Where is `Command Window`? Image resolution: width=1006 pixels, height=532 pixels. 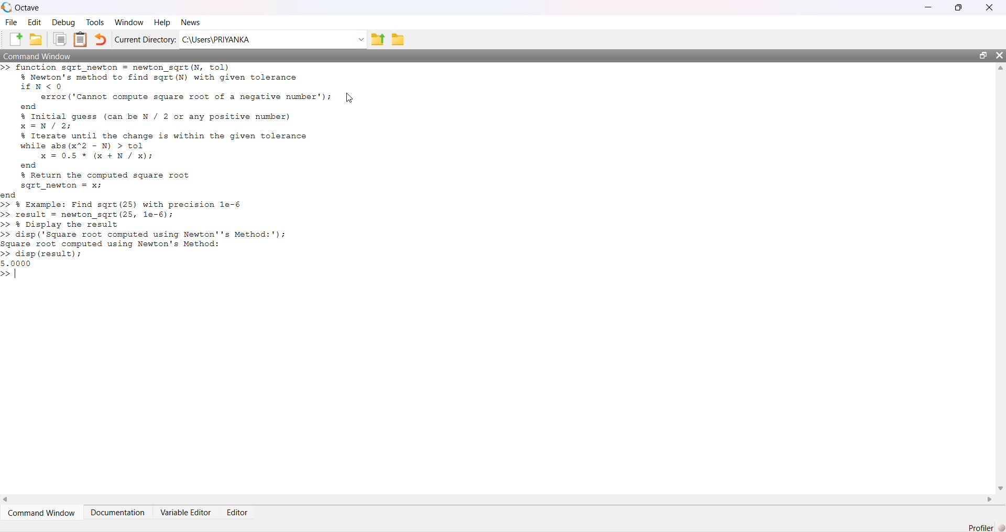
Command Window is located at coordinates (40, 57).